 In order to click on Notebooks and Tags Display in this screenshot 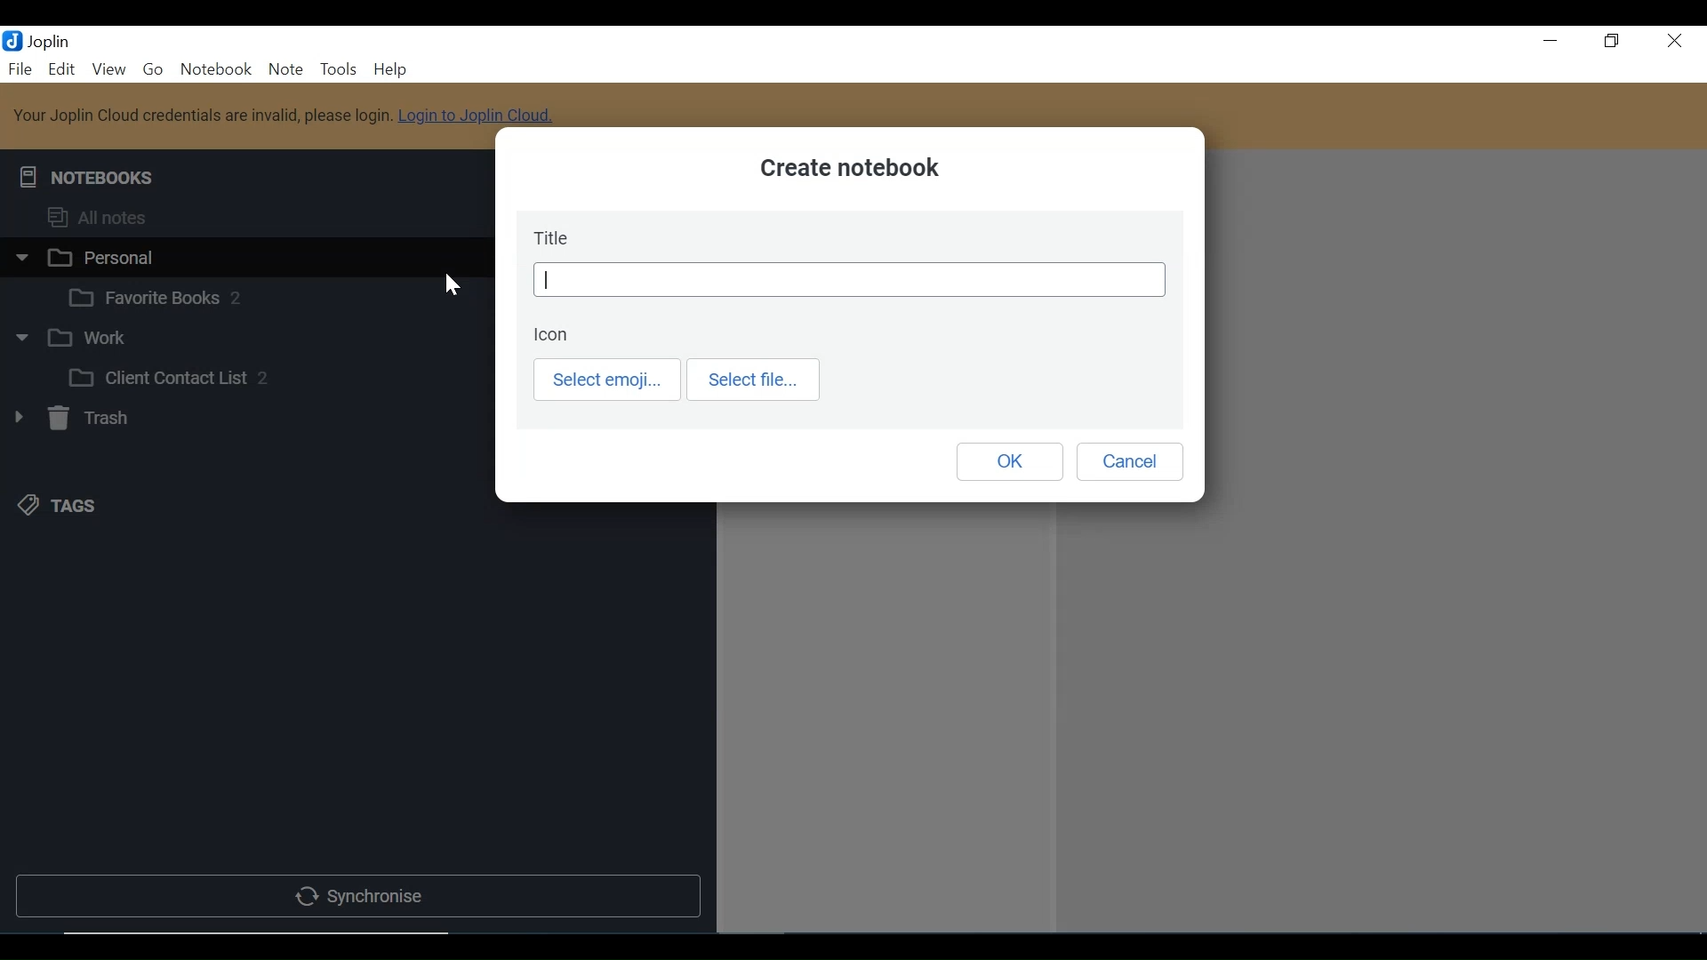, I will do `click(244, 217)`.